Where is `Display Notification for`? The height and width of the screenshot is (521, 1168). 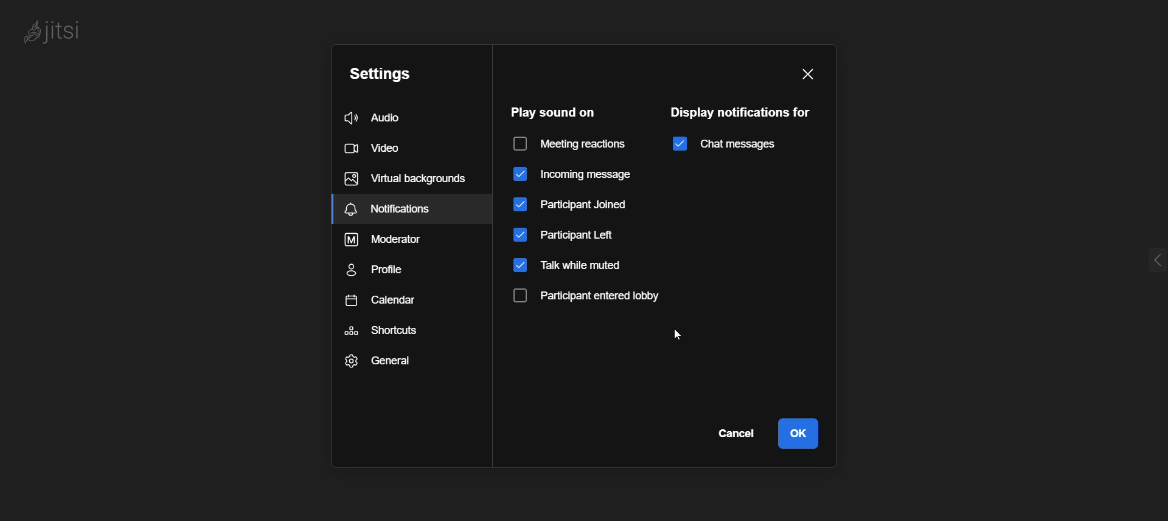 Display Notification for is located at coordinates (743, 112).